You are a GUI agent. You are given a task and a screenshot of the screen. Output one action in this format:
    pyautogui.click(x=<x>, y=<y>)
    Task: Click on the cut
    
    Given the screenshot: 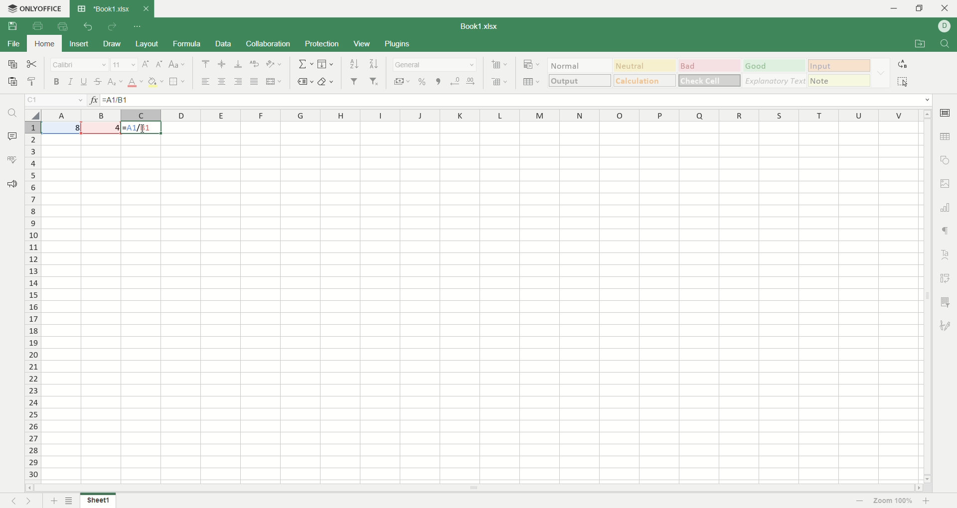 What is the action you would take?
    pyautogui.click(x=32, y=65)
    